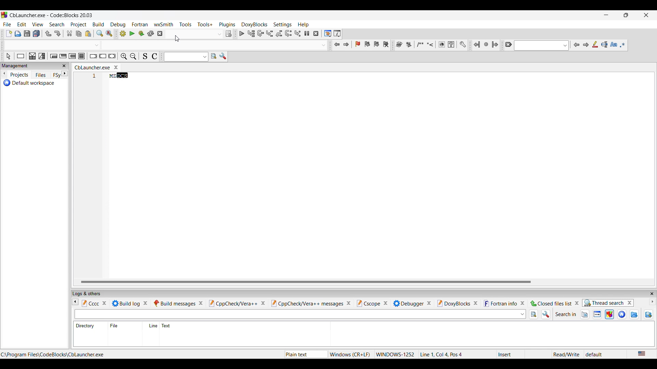  I want to click on Toggle source, so click(145, 56).